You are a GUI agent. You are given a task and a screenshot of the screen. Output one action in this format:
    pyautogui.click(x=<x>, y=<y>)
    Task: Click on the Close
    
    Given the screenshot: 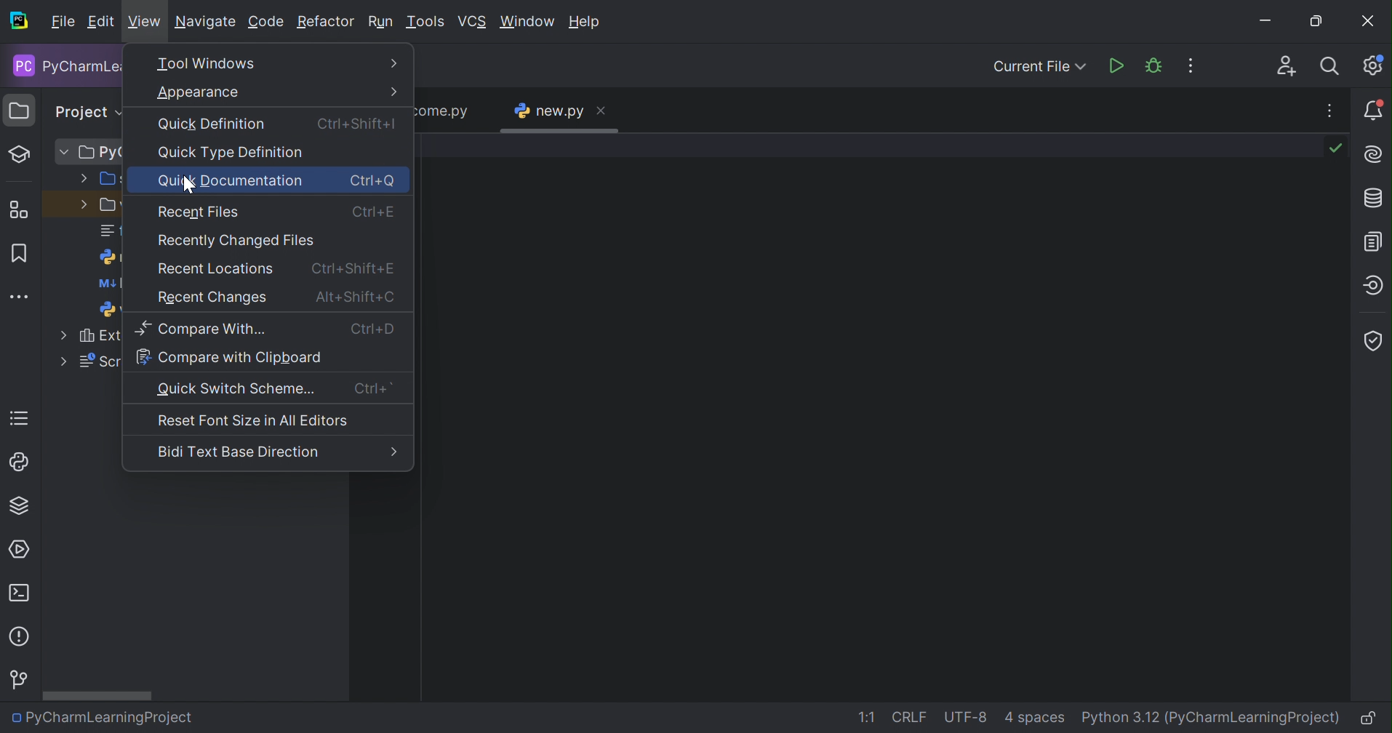 What is the action you would take?
    pyautogui.click(x=1369, y=22)
    